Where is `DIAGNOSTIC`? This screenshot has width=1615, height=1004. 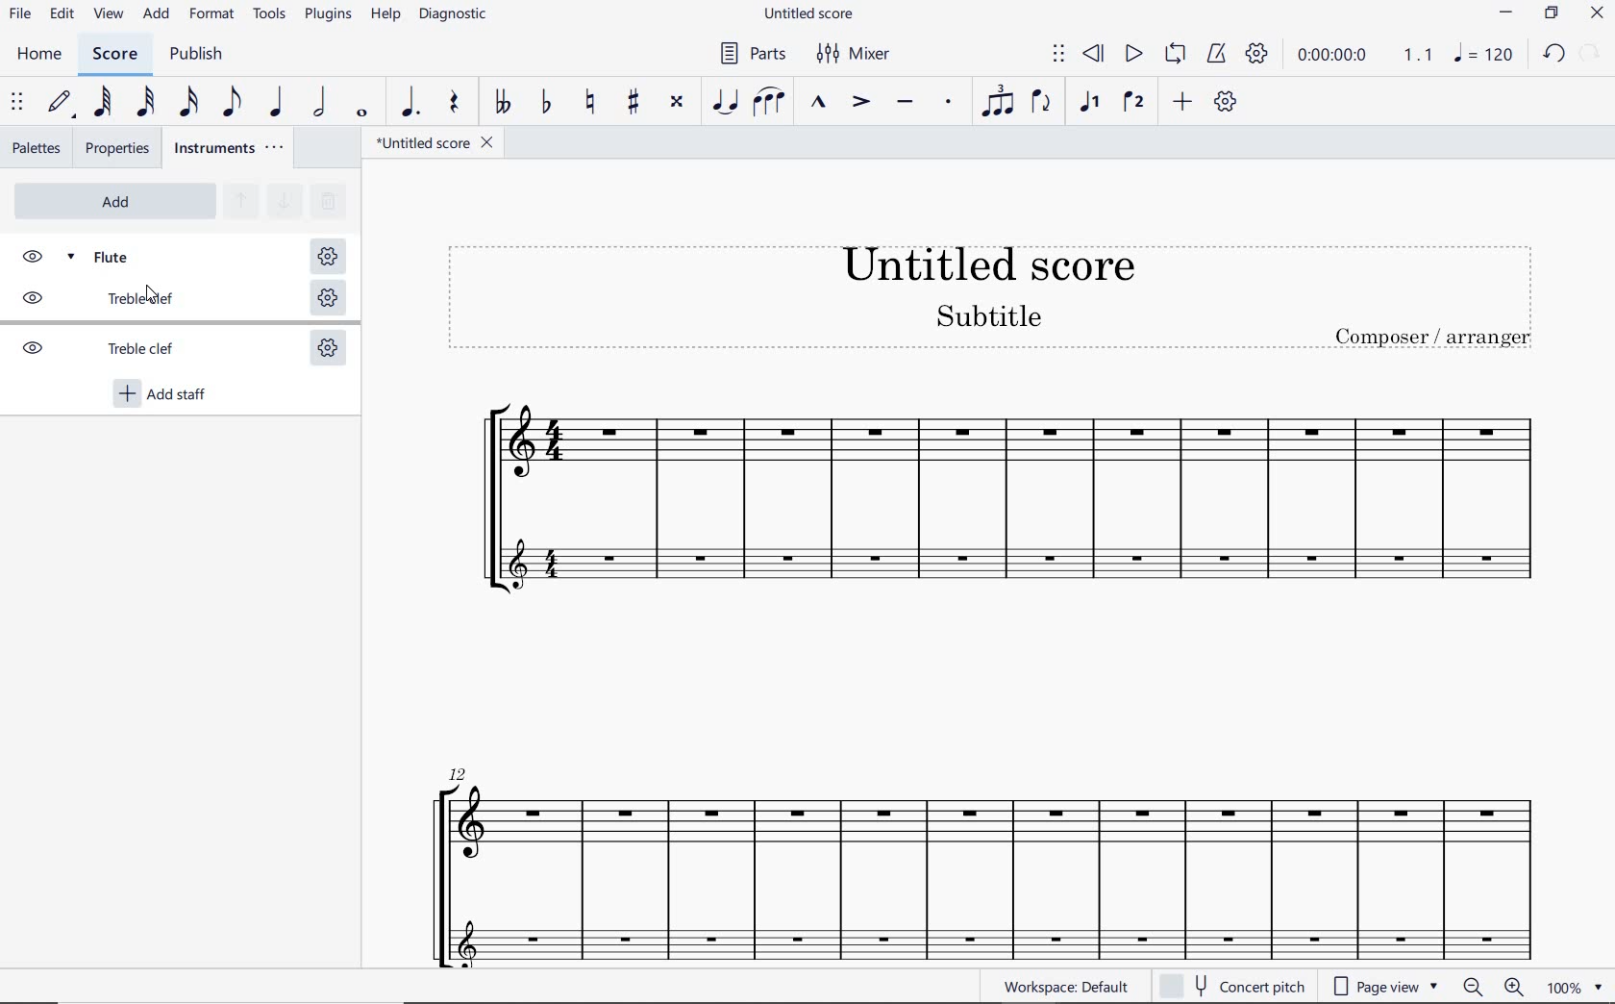
DIAGNOSTIC is located at coordinates (455, 15).